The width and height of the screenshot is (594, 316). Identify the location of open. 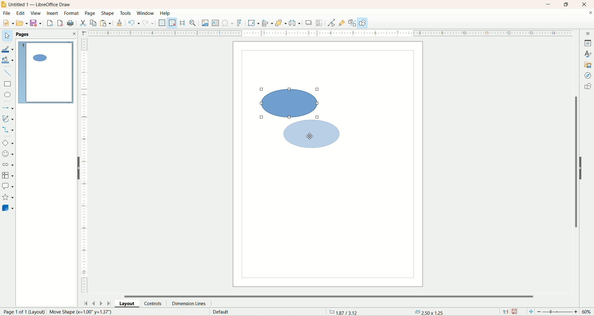
(21, 22).